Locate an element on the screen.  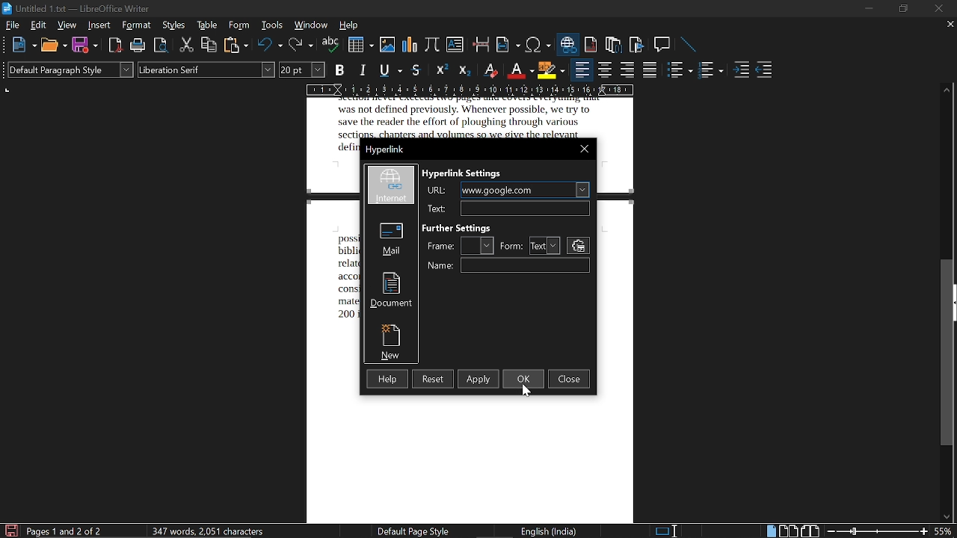
save is located at coordinates (10, 531).